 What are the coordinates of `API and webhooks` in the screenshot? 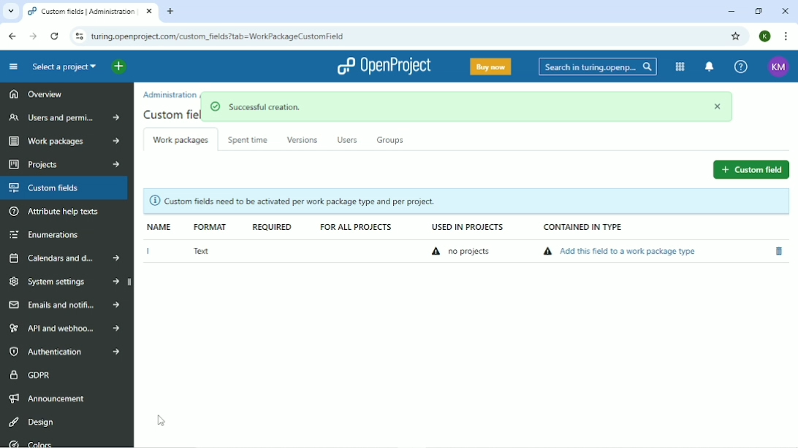 It's located at (66, 328).